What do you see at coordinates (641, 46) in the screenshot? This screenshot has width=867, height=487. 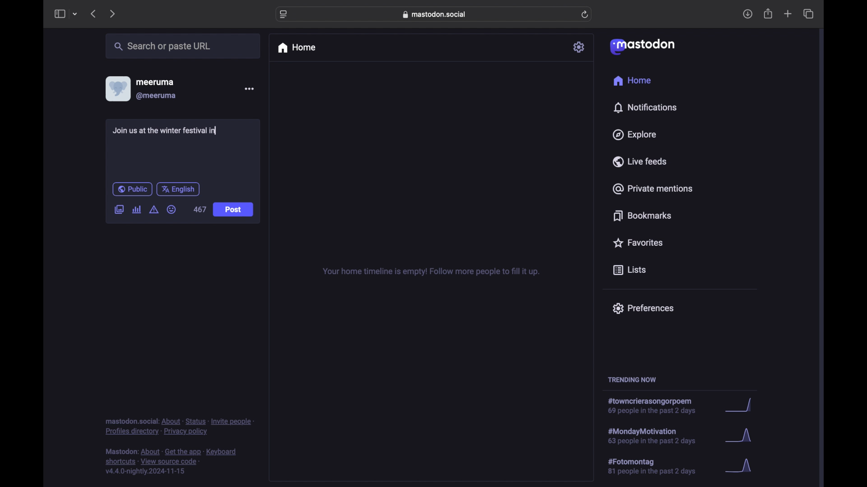 I see `mastodon` at bounding box center [641, 46].